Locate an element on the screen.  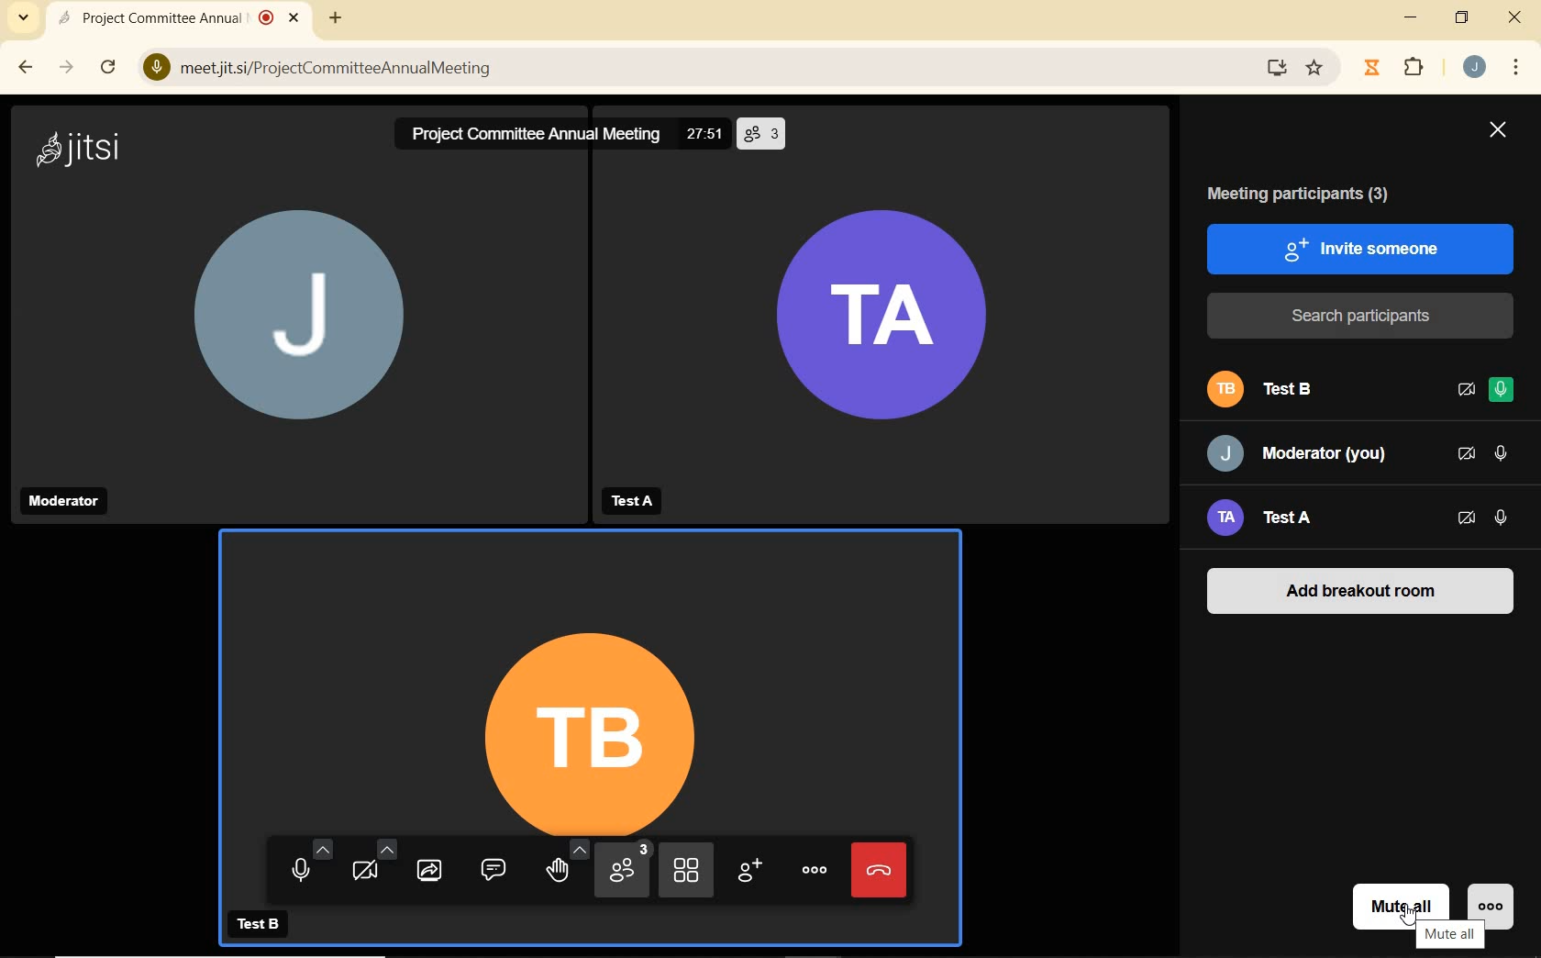
MORE ACTIONS is located at coordinates (1496, 895).